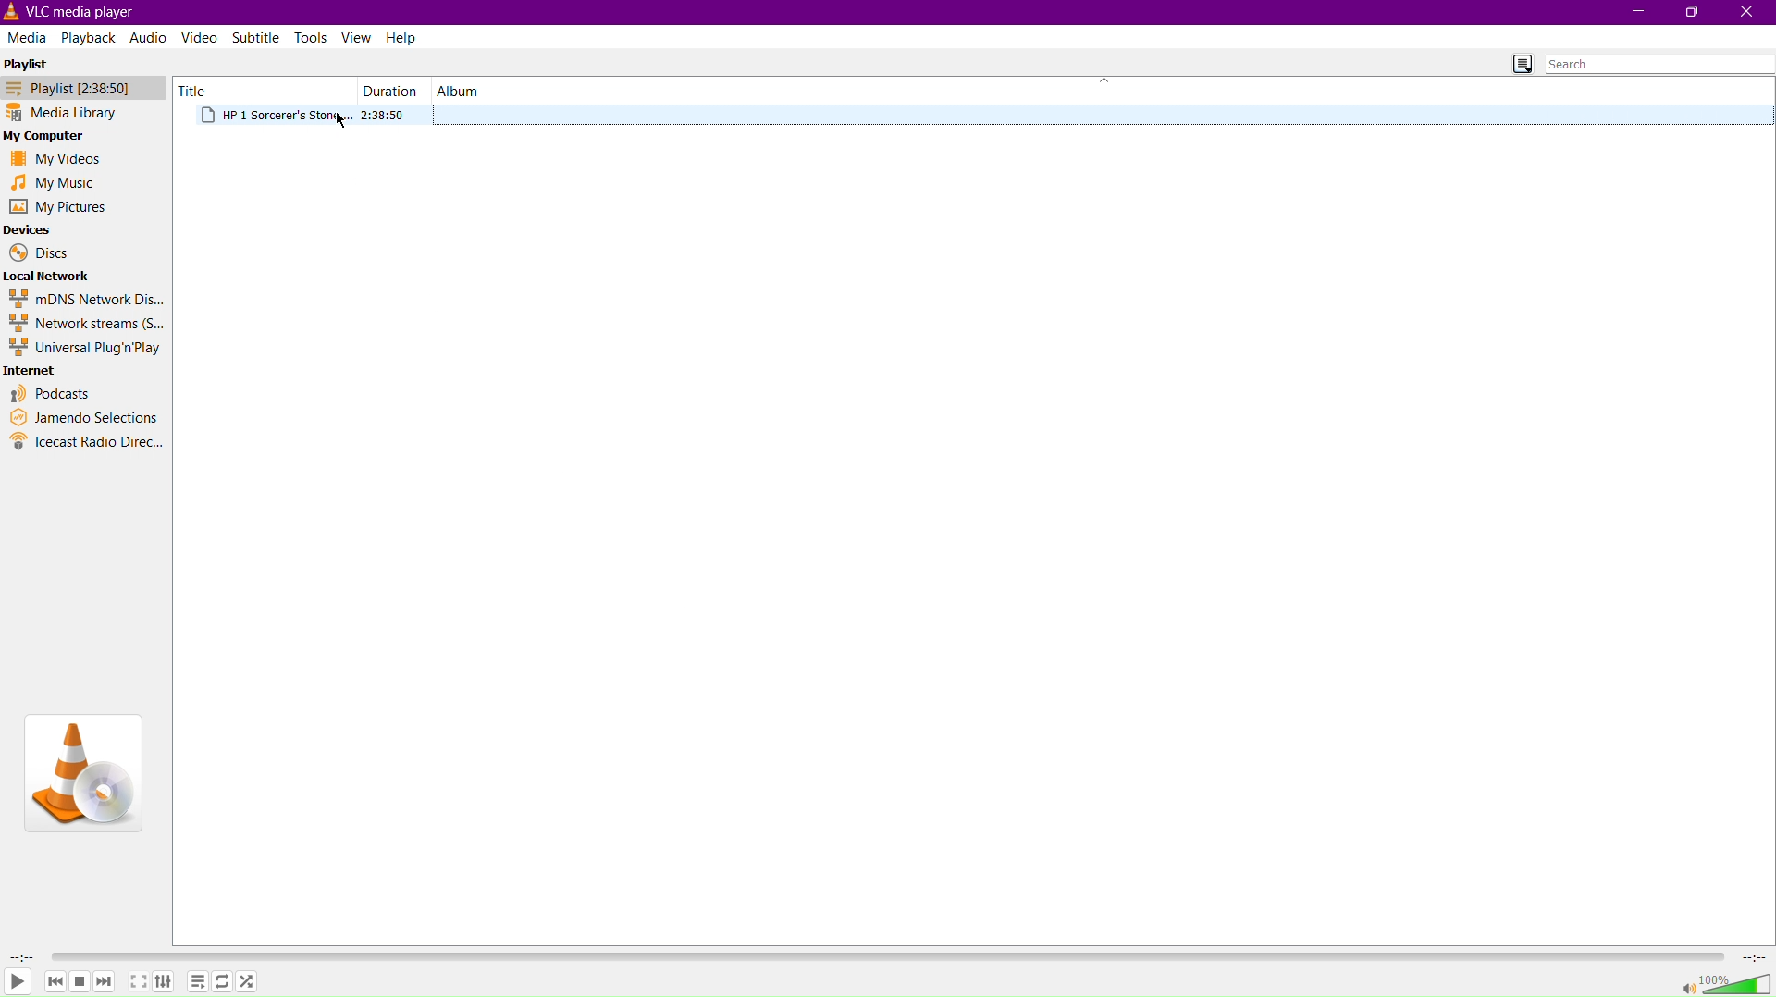  What do you see at coordinates (1752, 955) in the screenshot?
I see `--:--` at bounding box center [1752, 955].